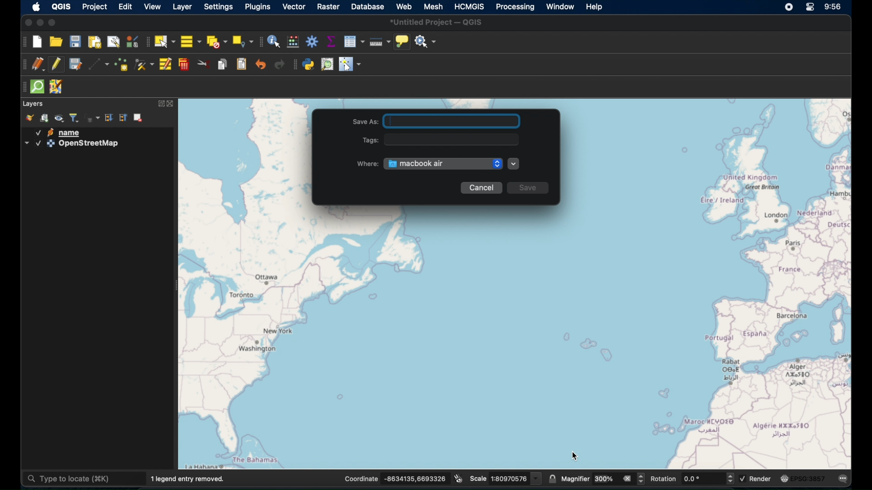 The width and height of the screenshot is (872, 490). I want to click on Cursor, so click(576, 456).